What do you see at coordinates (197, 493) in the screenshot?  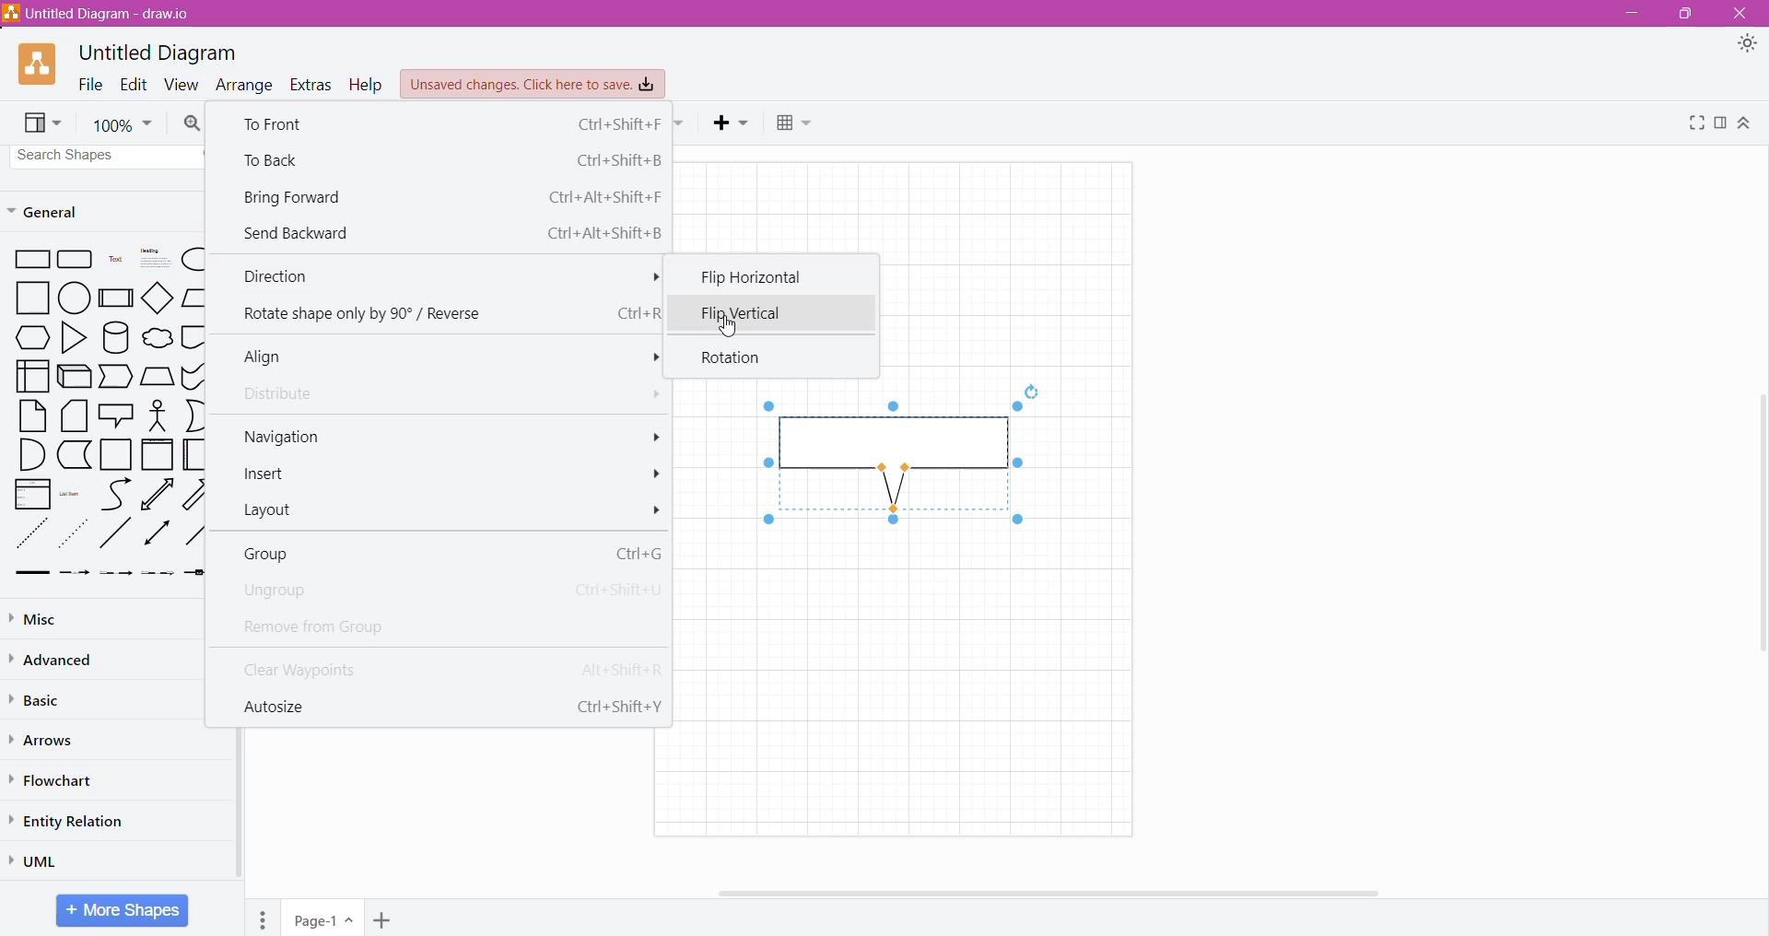 I see `Right Diagonal Arrow` at bounding box center [197, 493].